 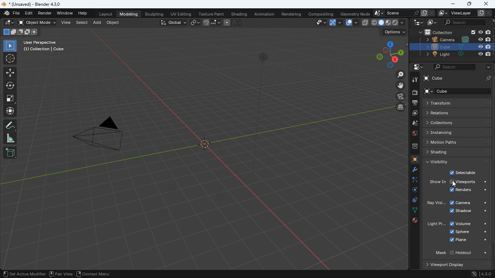 I want to click on camera, so click(x=101, y=136).